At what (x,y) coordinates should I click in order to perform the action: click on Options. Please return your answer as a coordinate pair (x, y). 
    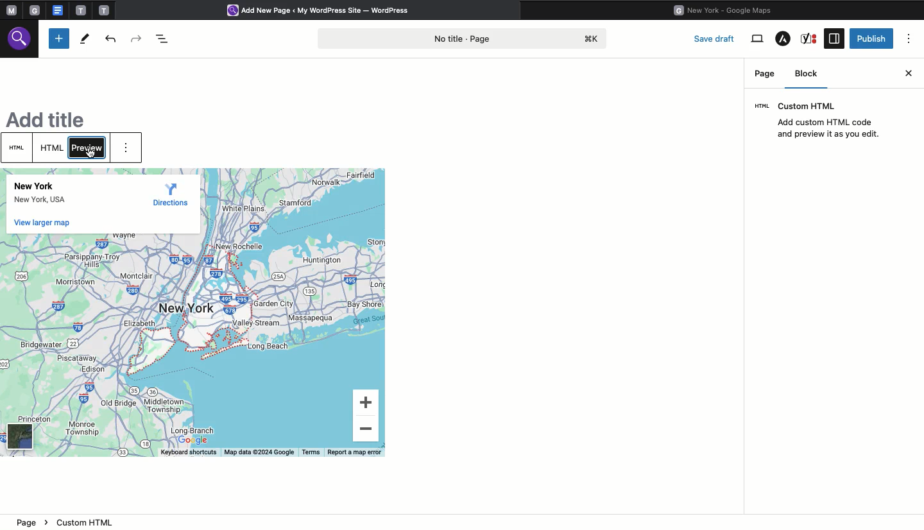
    Looking at the image, I should click on (910, 38).